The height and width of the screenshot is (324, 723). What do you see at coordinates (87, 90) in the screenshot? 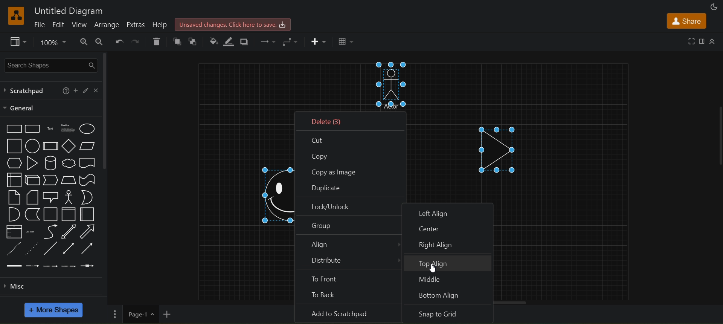
I see `edit` at bounding box center [87, 90].